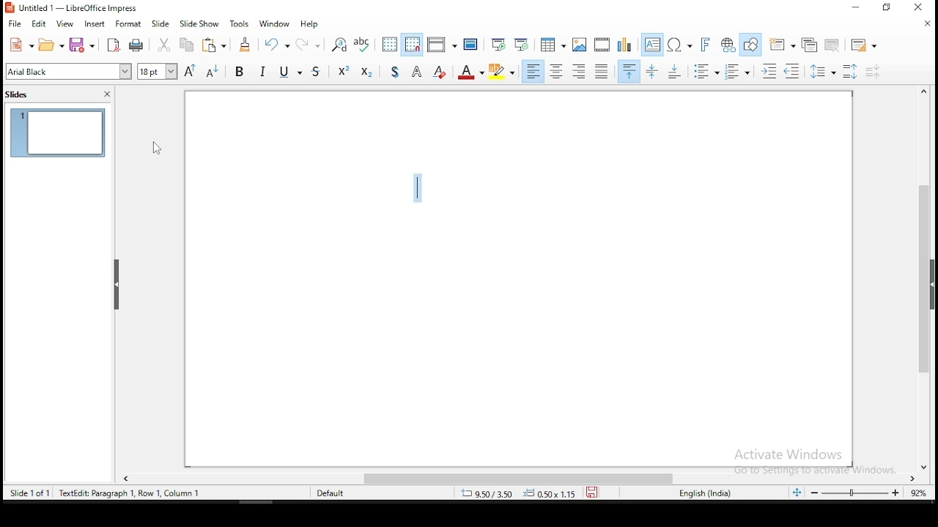 This screenshot has width=938, height=527. What do you see at coordinates (275, 24) in the screenshot?
I see `window` at bounding box center [275, 24].